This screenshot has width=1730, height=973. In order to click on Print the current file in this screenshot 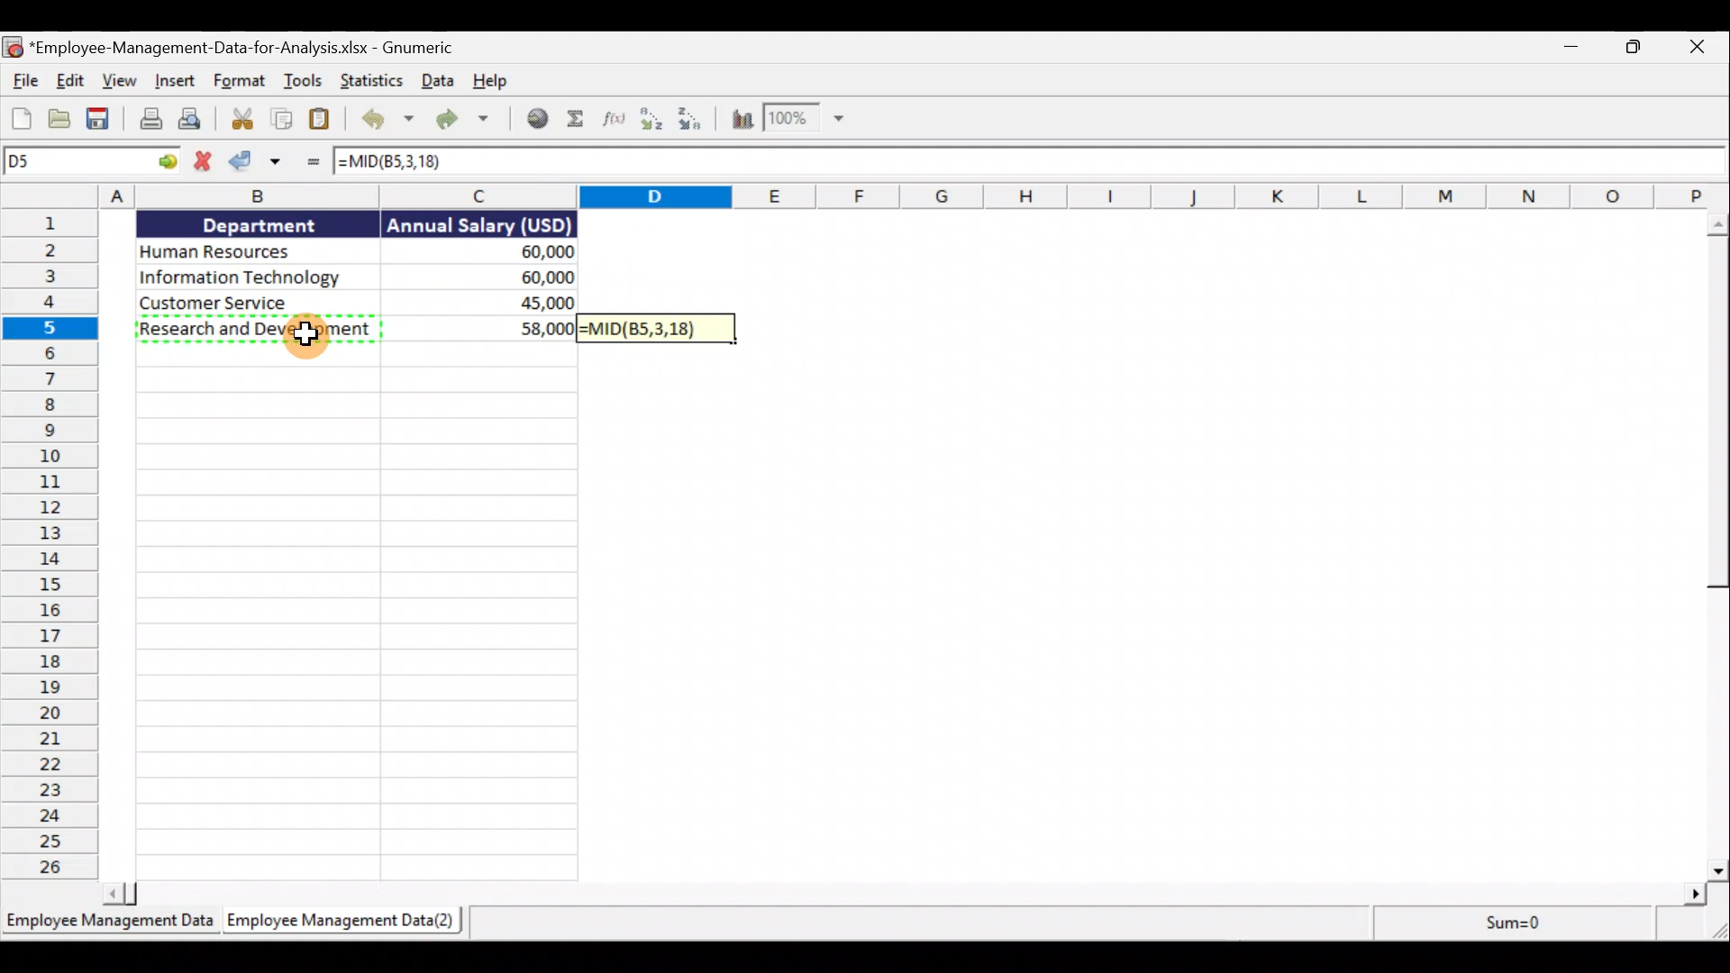, I will do `click(147, 120)`.